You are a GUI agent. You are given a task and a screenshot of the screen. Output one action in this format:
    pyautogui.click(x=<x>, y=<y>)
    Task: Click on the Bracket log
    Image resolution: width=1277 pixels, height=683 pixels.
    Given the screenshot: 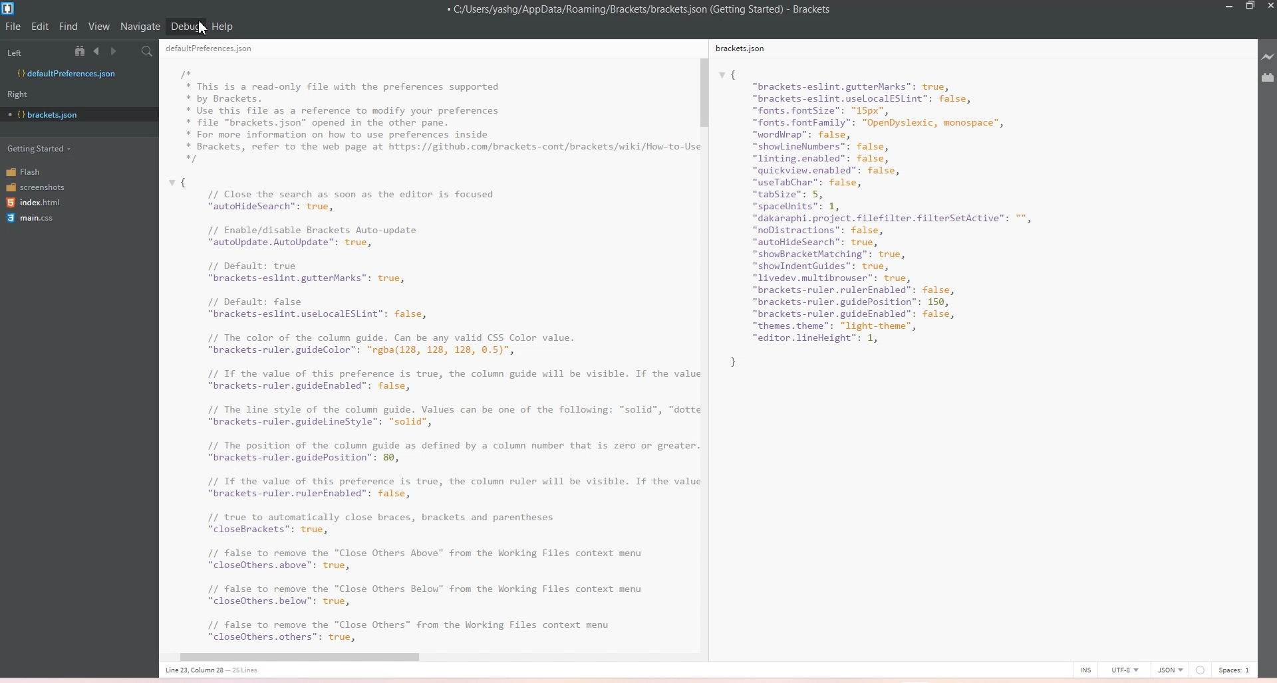 What is the action you would take?
    pyautogui.click(x=9, y=9)
    